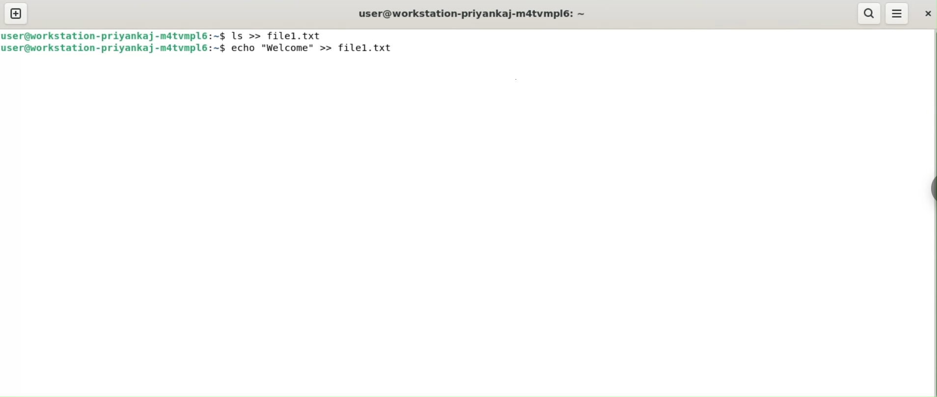  Describe the element at coordinates (928, 16) in the screenshot. I see `close` at that location.